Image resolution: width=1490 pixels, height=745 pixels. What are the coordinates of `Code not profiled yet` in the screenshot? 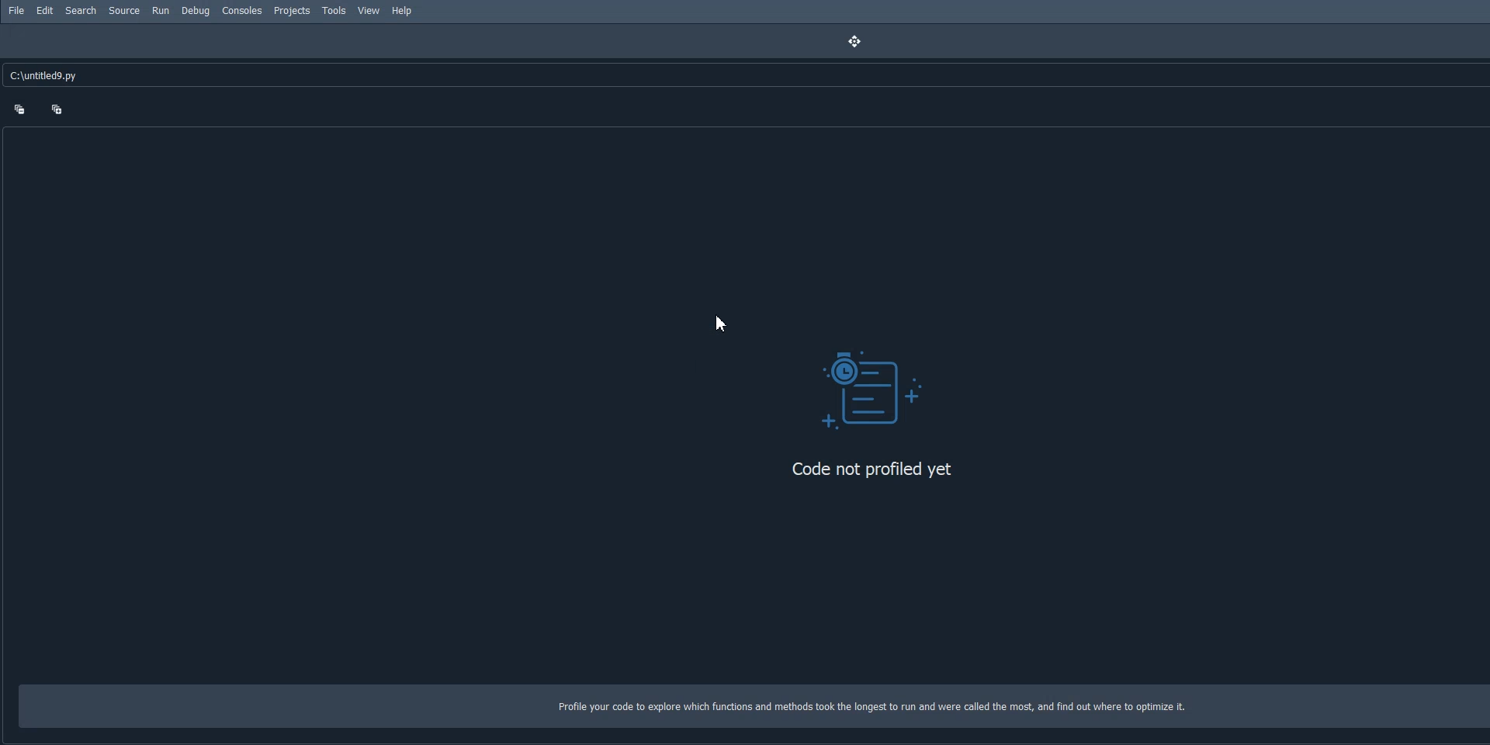 It's located at (879, 468).